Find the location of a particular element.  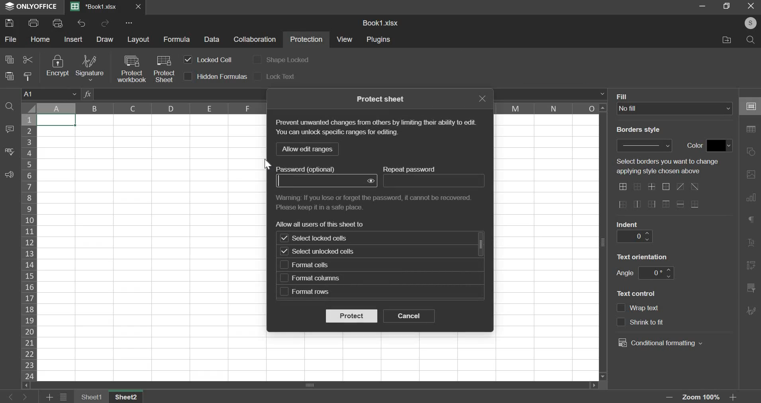

Close  is located at coordinates (139, 7).